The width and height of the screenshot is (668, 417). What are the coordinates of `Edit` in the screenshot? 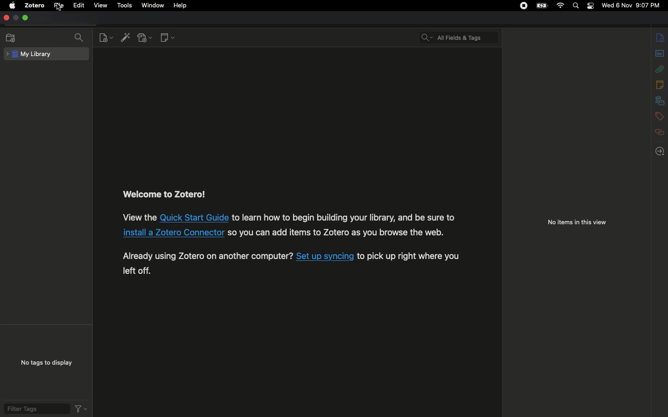 It's located at (79, 6).